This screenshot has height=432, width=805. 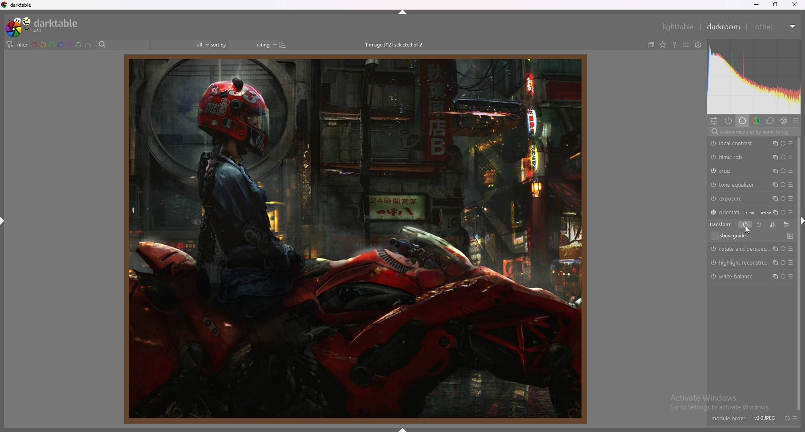 What do you see at coordinates (45, 26) in the screenshot?
I see `darktable` at bounding box center [45, 26].